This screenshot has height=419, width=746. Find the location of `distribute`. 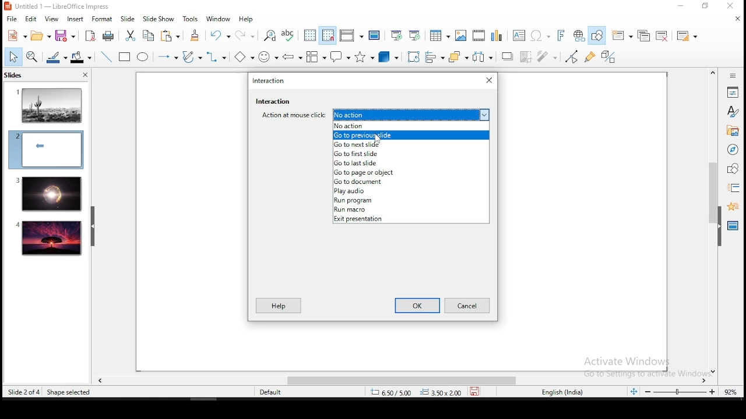

distribute is located at coordinates (484, 57).